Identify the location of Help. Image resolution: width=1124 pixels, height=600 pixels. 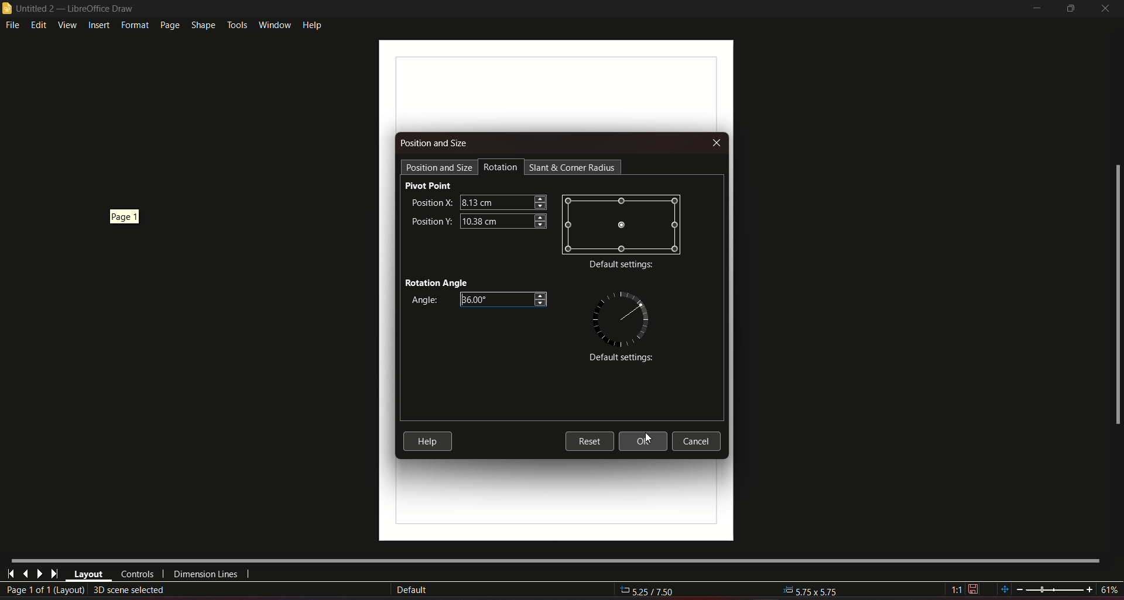
(427, 441).